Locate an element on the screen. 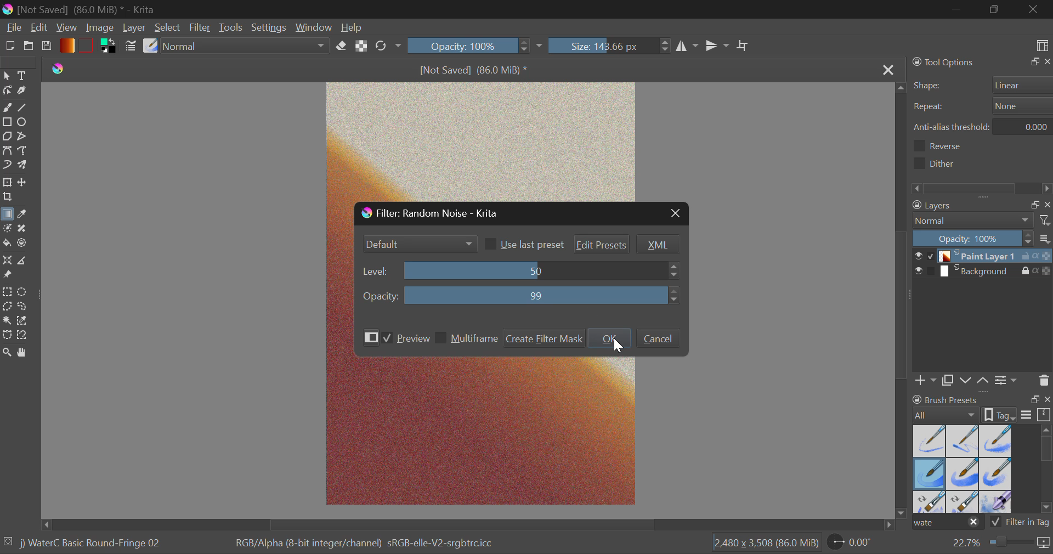 Image resolution: width=1053 pixels, height=554 pixels. Scroll Bar is located at coordinates (465, 525).